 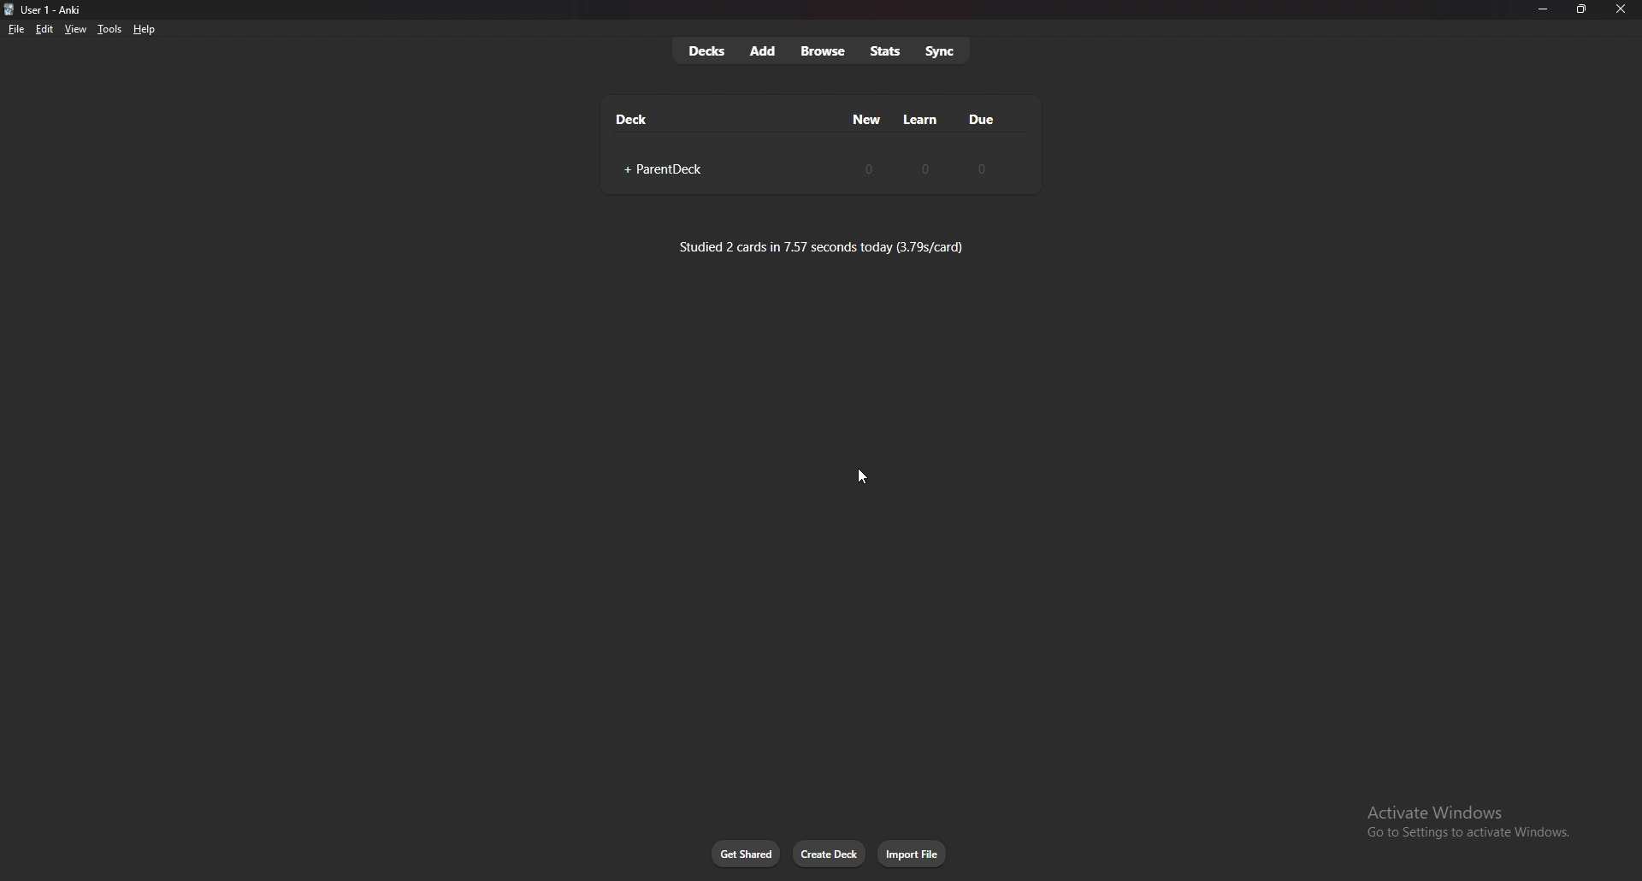 I want to click on get shared, so click(x=747, y=854).